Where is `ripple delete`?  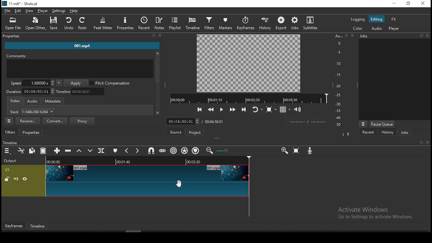 ripple delete is located at coordinates (69, 151).